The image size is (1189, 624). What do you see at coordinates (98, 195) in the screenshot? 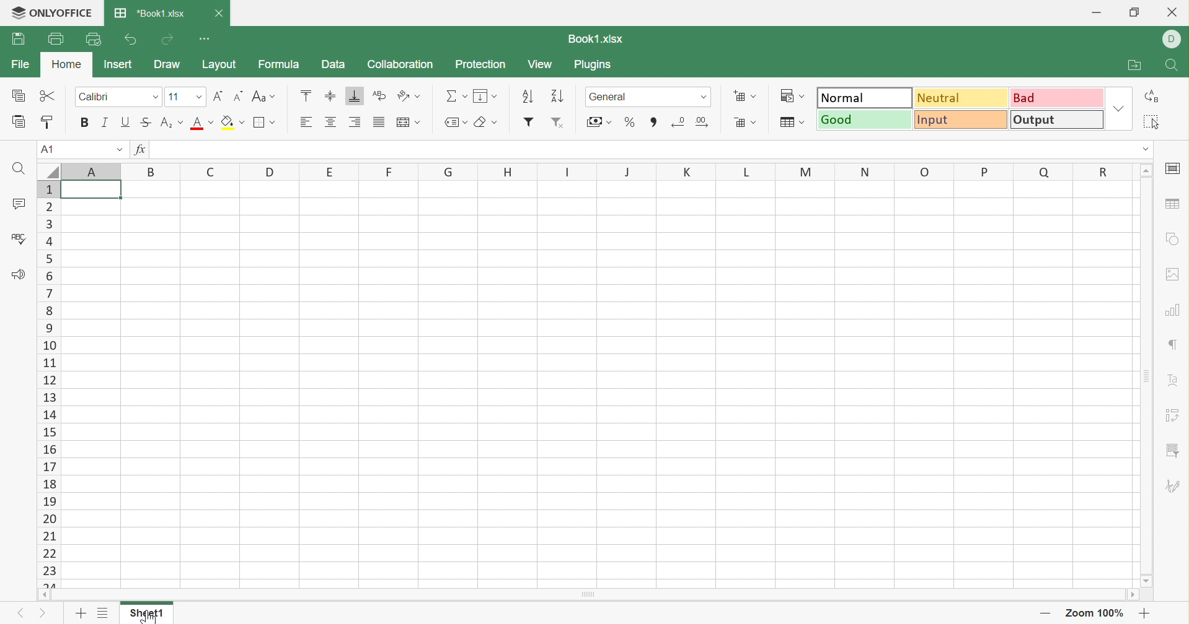
I see `cell A1 highlighted` at bounding box center [98, 195].